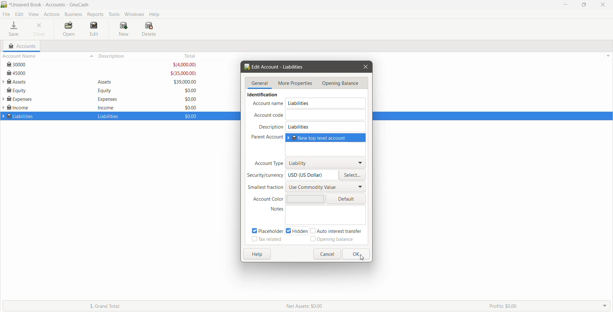 This screenshot has width=613, height=312. I want to click on Set Account description, so click(326, 127).